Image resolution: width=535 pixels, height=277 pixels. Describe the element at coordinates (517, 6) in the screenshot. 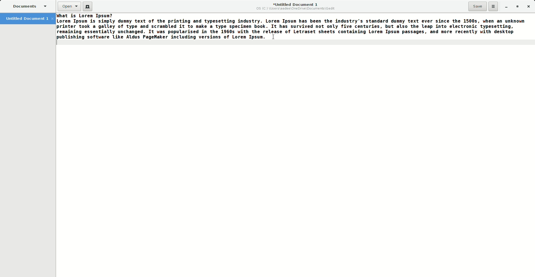

I see `Restore` at that location.